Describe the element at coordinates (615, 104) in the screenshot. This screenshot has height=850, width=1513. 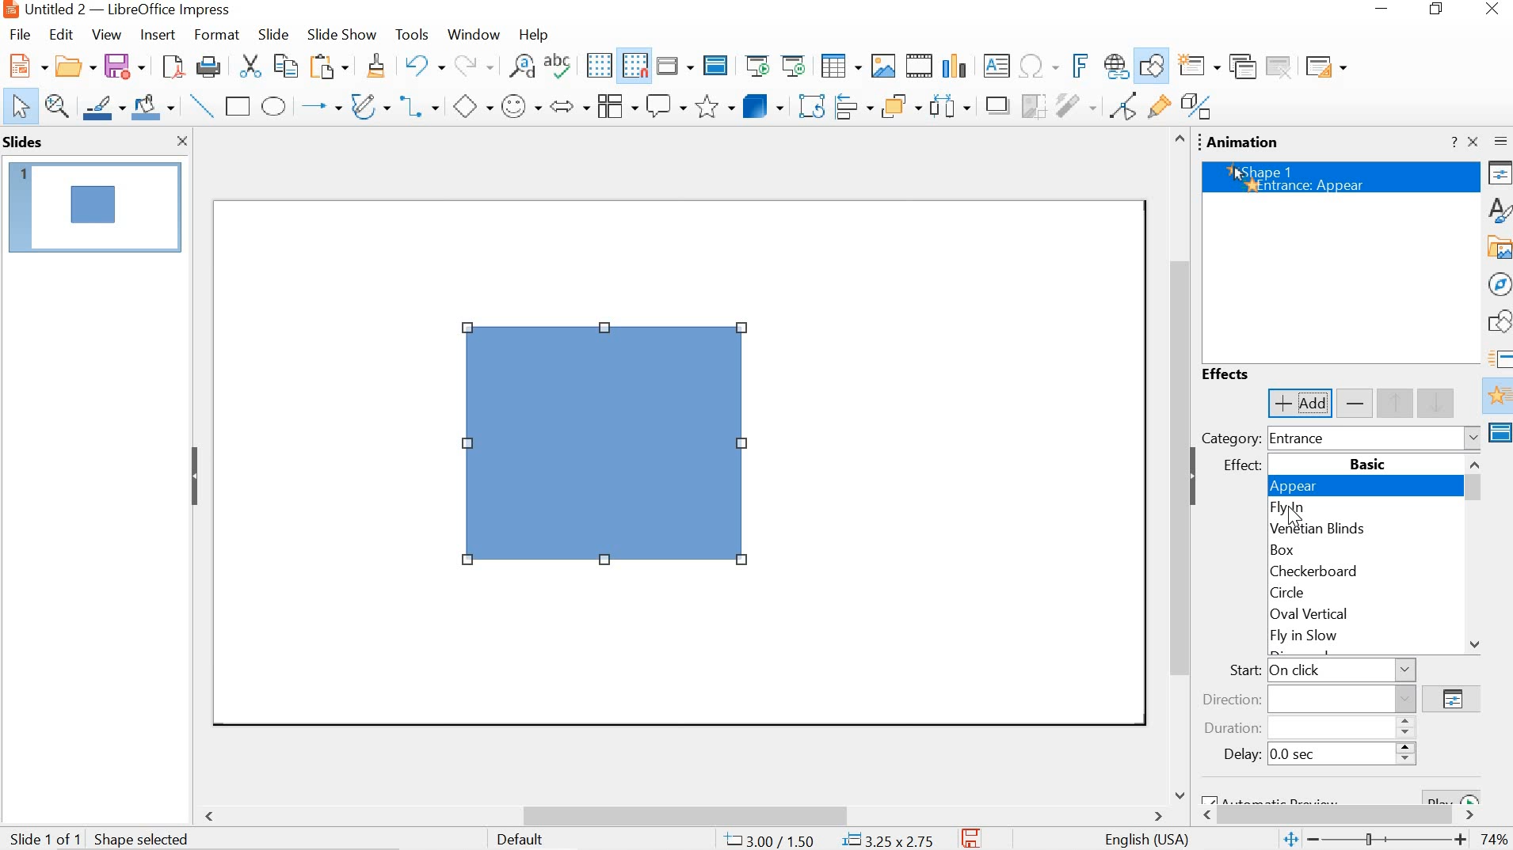
I see `` at that location.